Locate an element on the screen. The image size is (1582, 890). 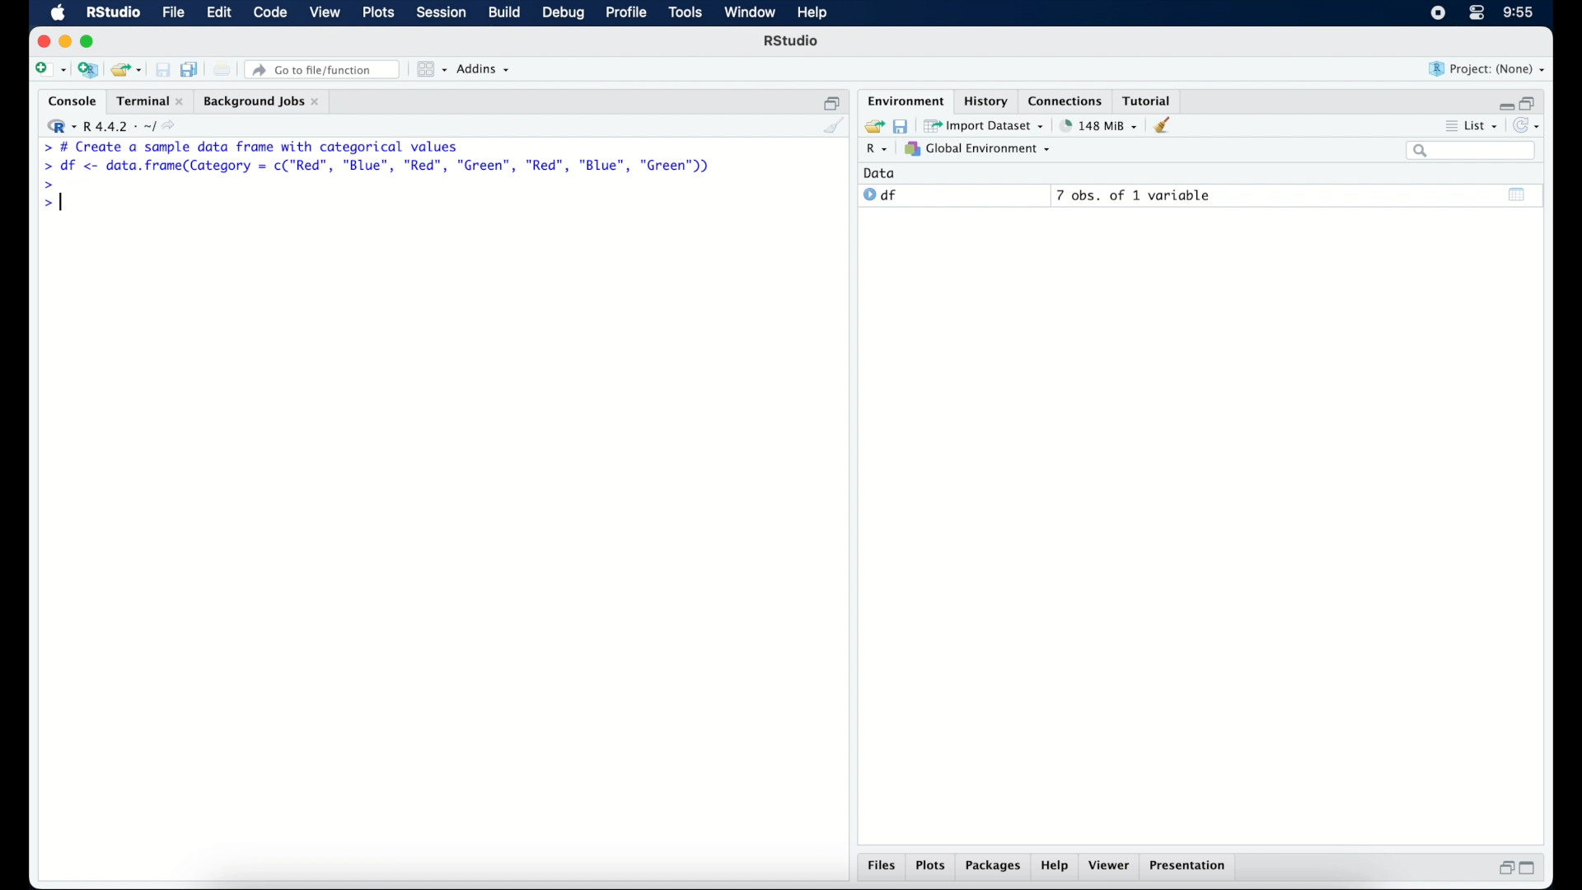
plots is located at coordinates (931, 867).